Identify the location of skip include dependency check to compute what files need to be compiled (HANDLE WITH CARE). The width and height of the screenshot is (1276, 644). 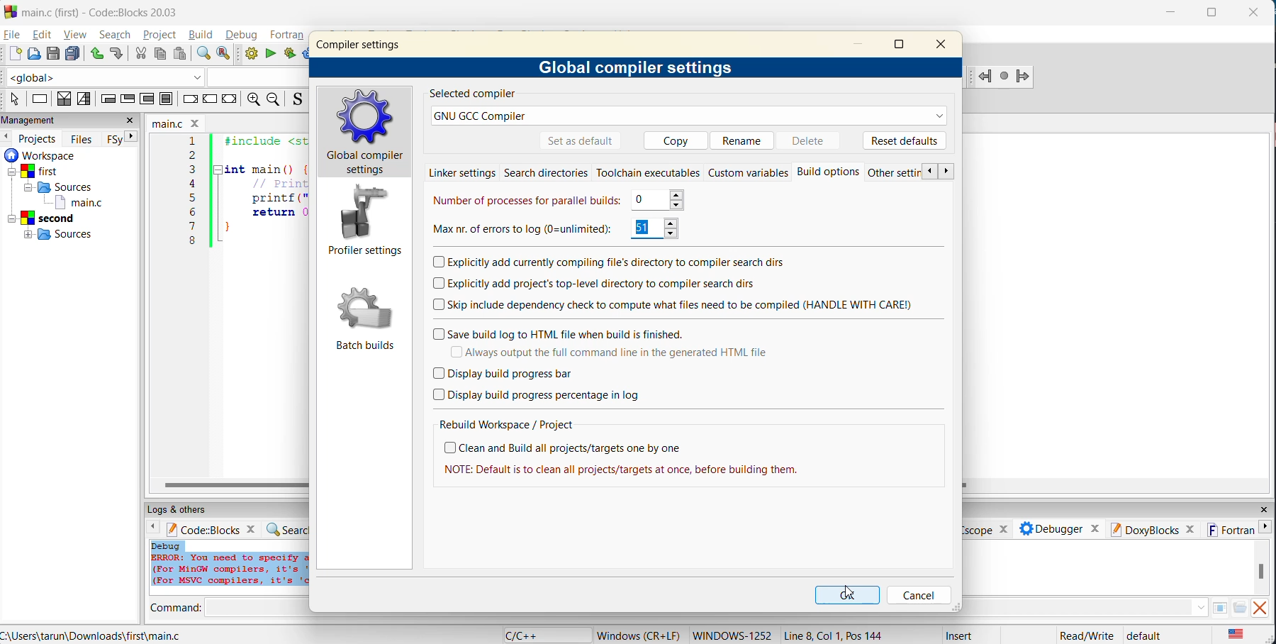
(685, 306).